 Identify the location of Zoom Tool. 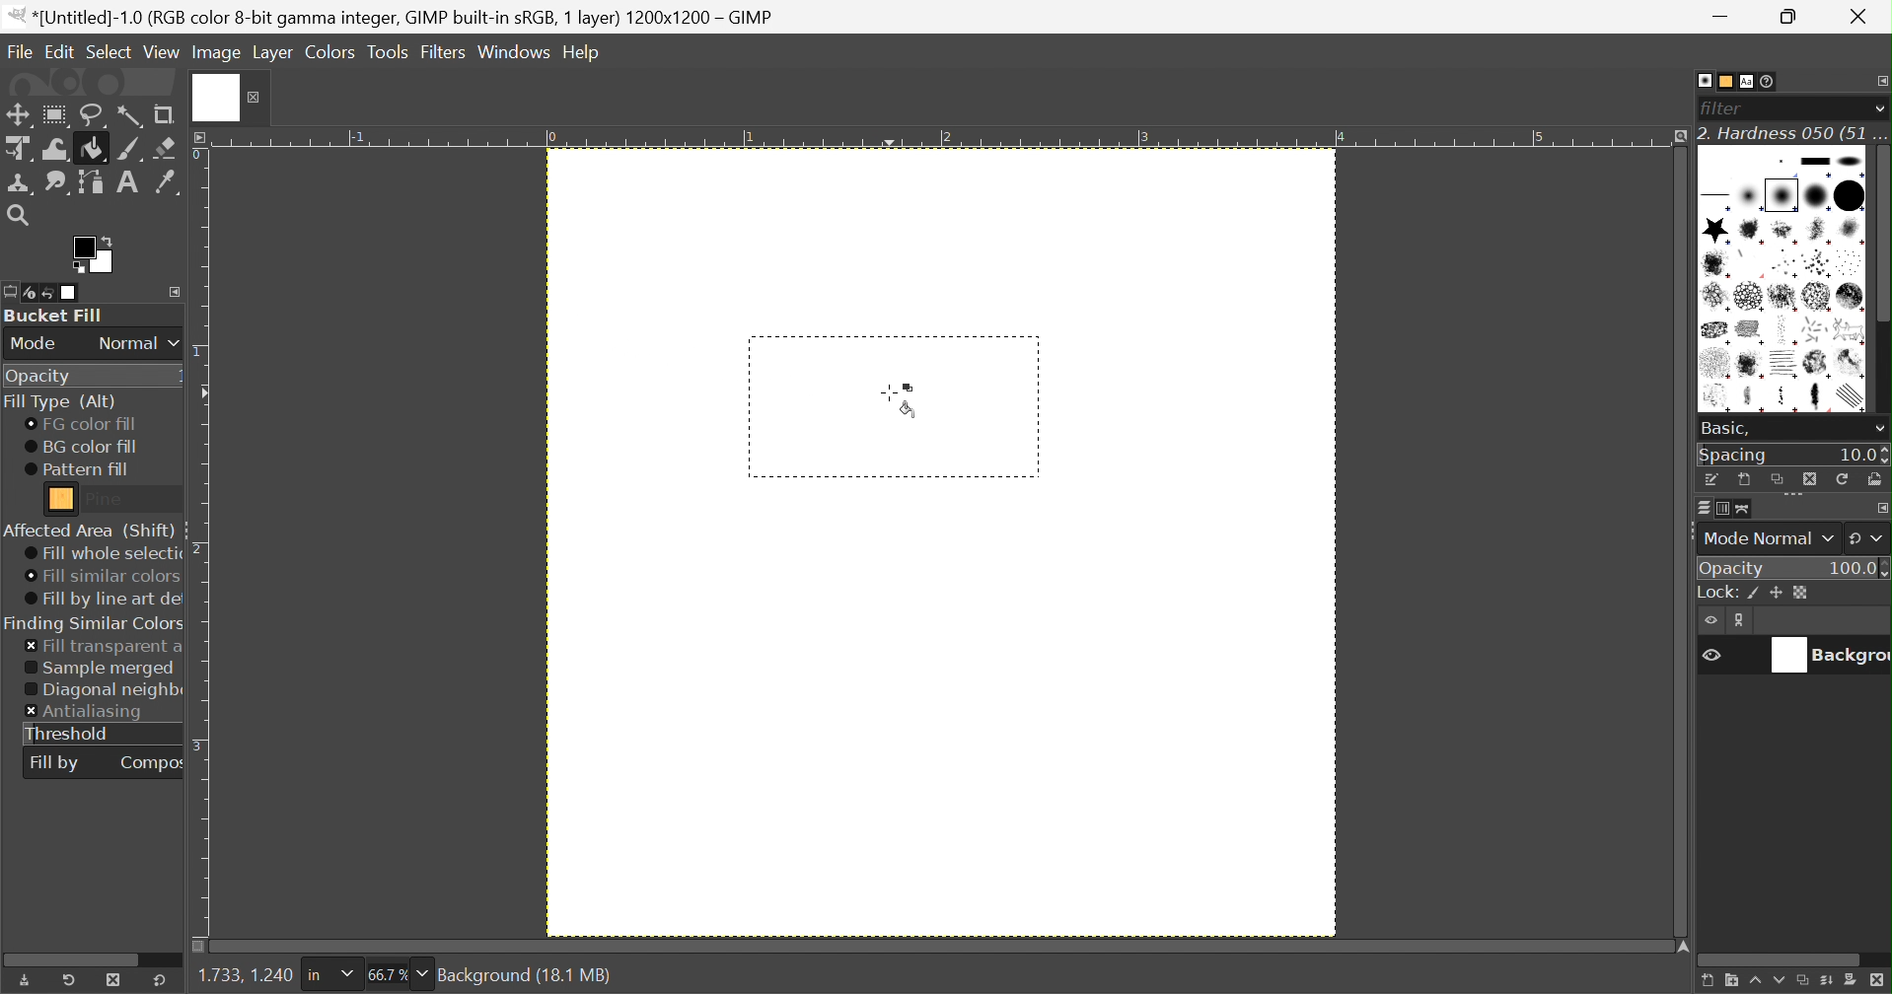
(17, 215).